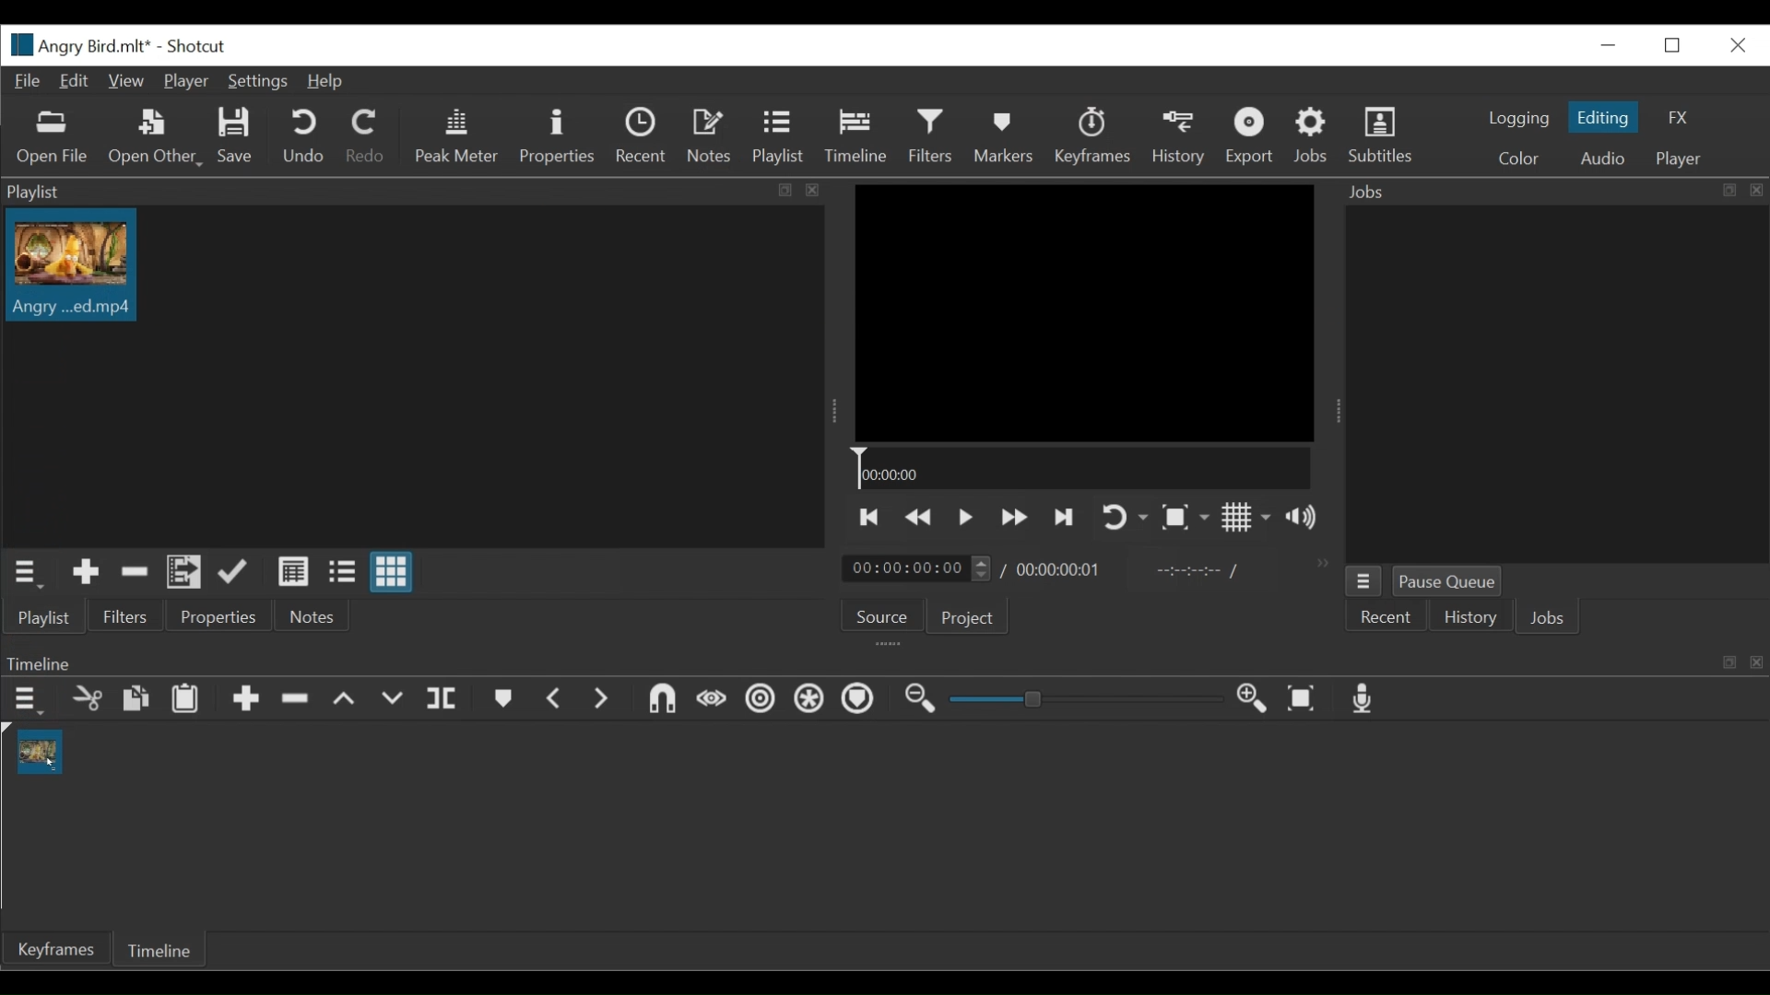 The height and width of the screenshot is (995, 1770). I want to click on Redo, so click(363, 135).